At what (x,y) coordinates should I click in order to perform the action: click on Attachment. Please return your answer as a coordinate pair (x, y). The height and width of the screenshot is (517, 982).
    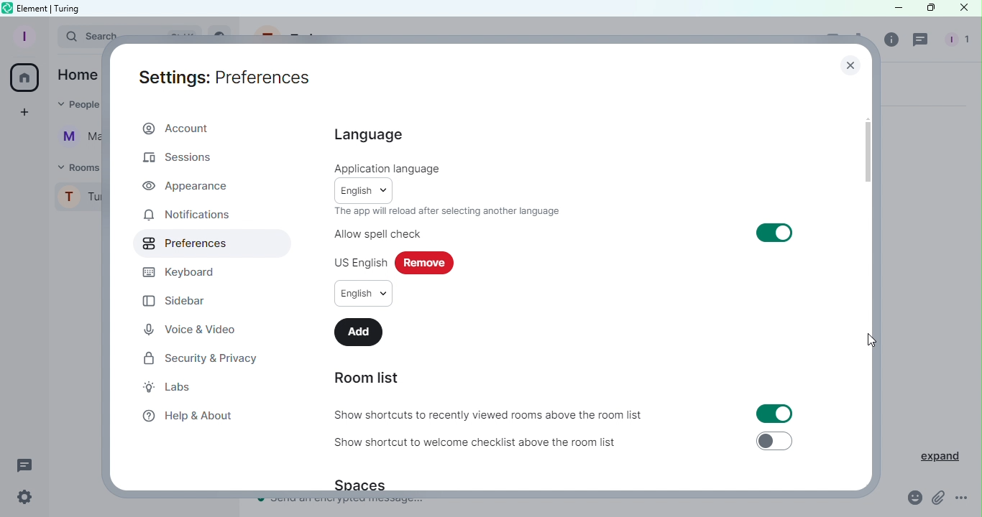
    Looking at the image, I should click on (938, 499).